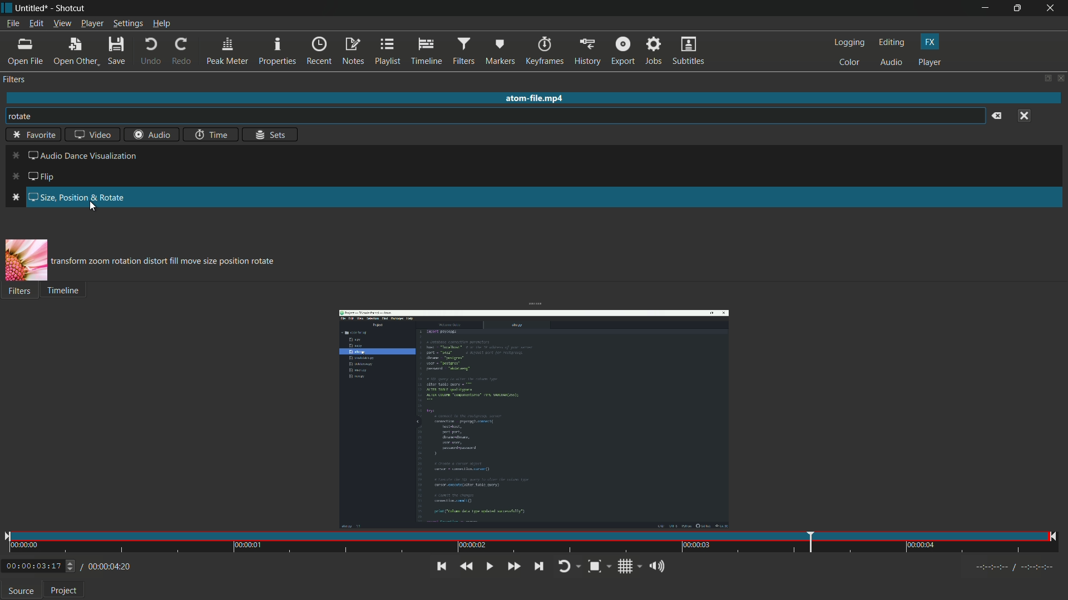 This screenshot has height=600, width=1068. Describe the element at coordinates (62, 24) in the screenshot. I see `view menu` at that location.